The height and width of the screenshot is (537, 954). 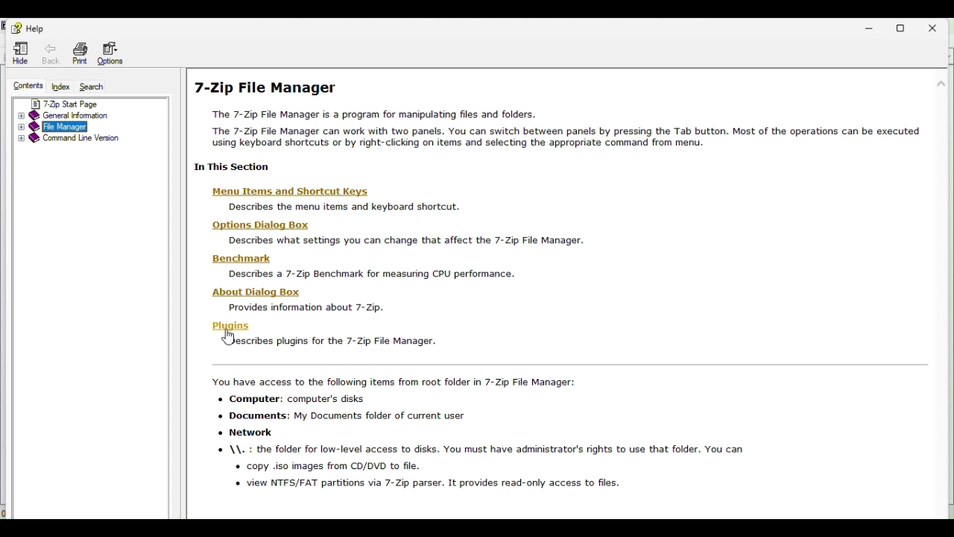 What do you see at coordinates (256, 293) in the screenshot?
I see `‘About Dialog Box` at bounding box center [256, 293].